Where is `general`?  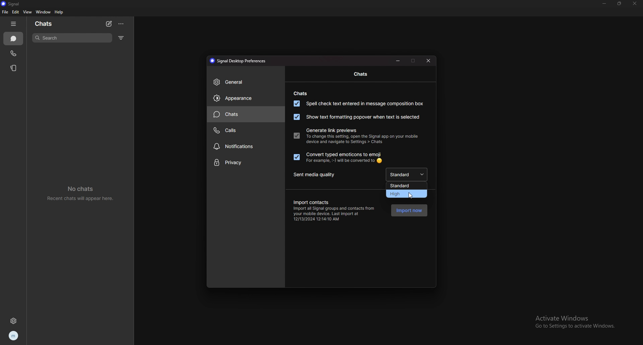
general is located at coordinates (246, 82).